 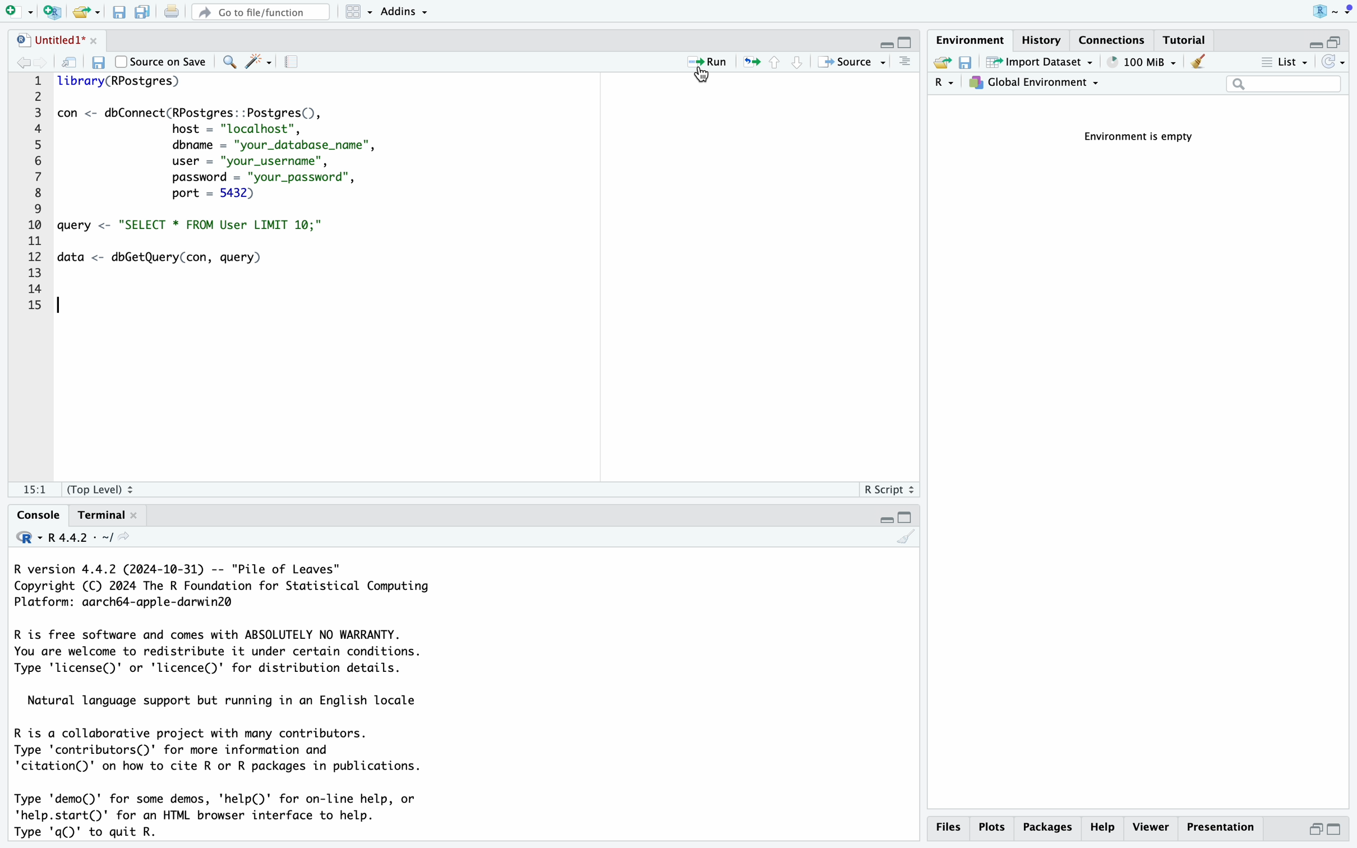 I want to click on history, so click(x=1046, y=39).